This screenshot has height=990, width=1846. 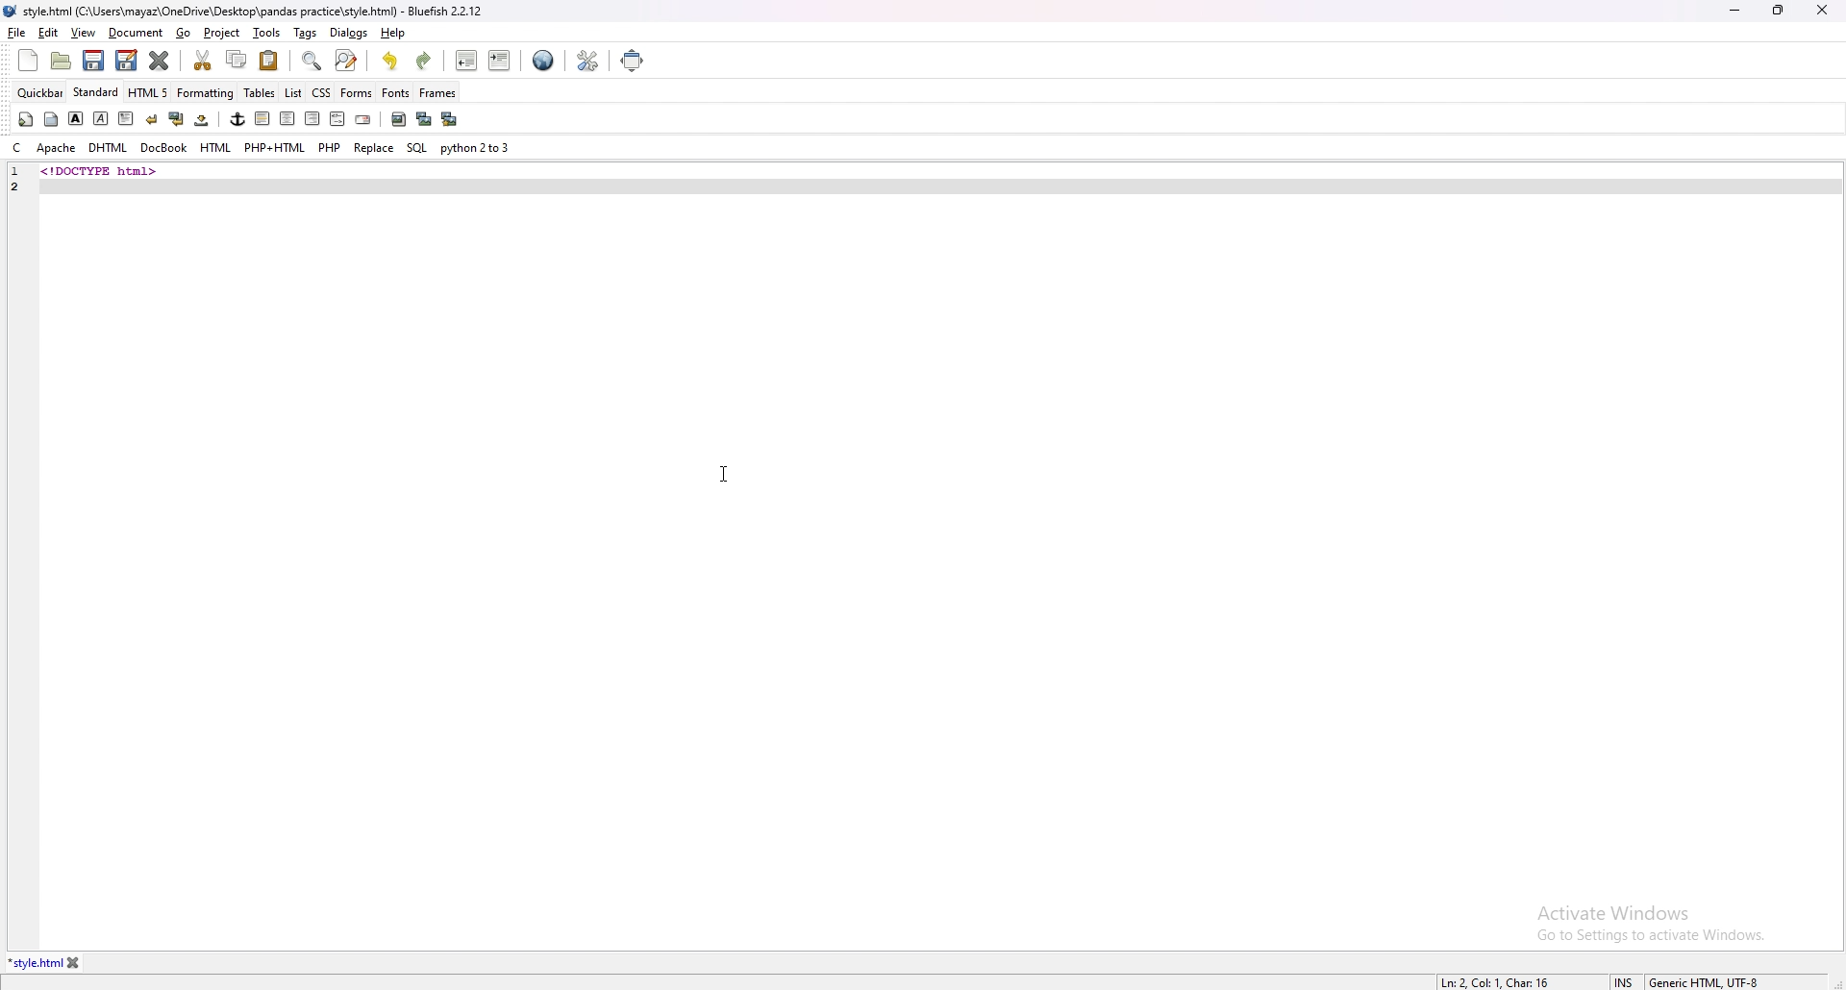 What do you see at coordinates (1822, 10) in the screenshot?
I see `close` at bounding box center [1822, 10].